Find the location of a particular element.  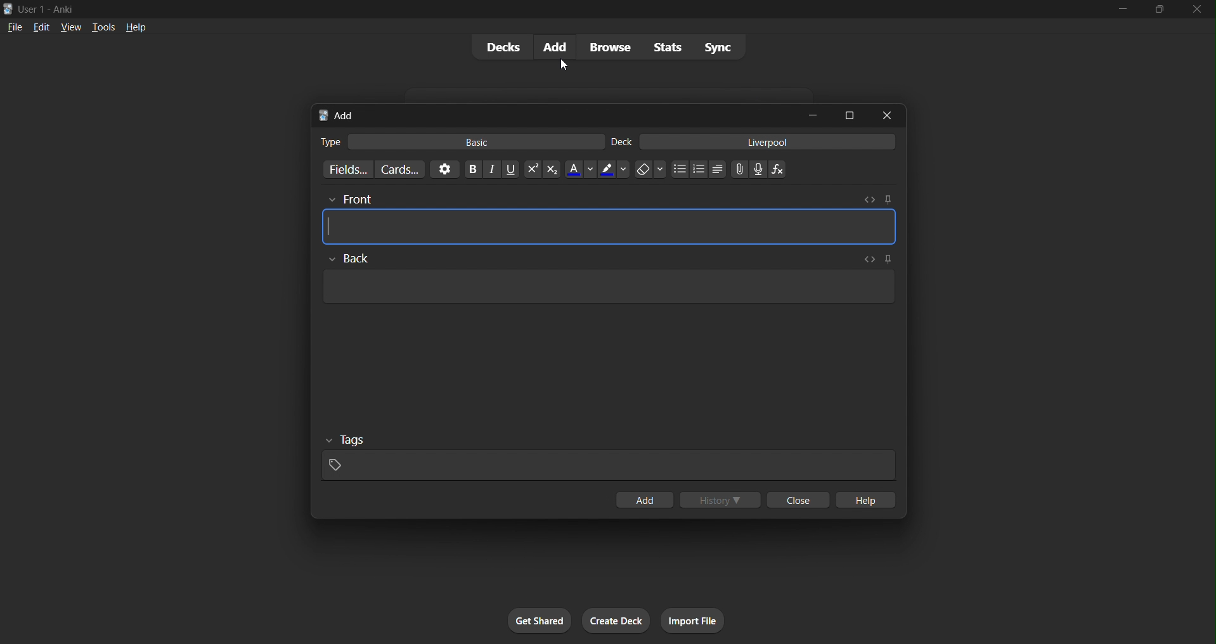

customize card fields is located at coordinates (346, 169).